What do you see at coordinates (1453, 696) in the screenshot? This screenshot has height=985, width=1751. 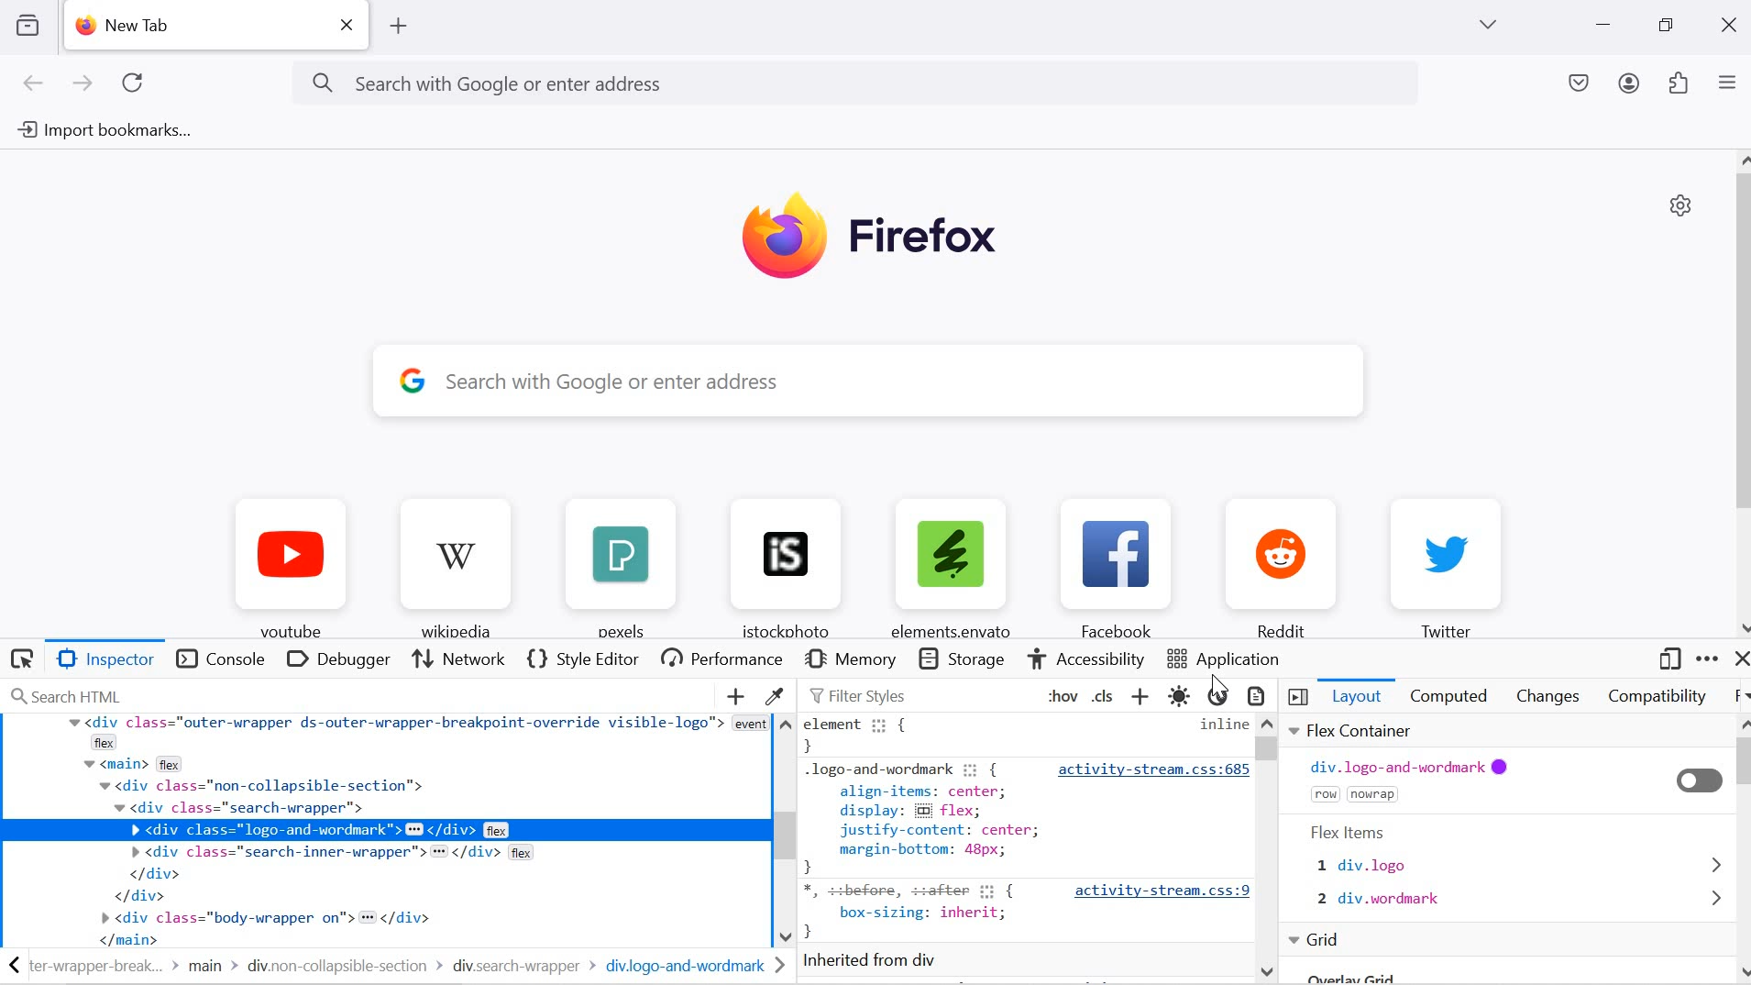 I see `computed` at bounding box center [1453, 696].